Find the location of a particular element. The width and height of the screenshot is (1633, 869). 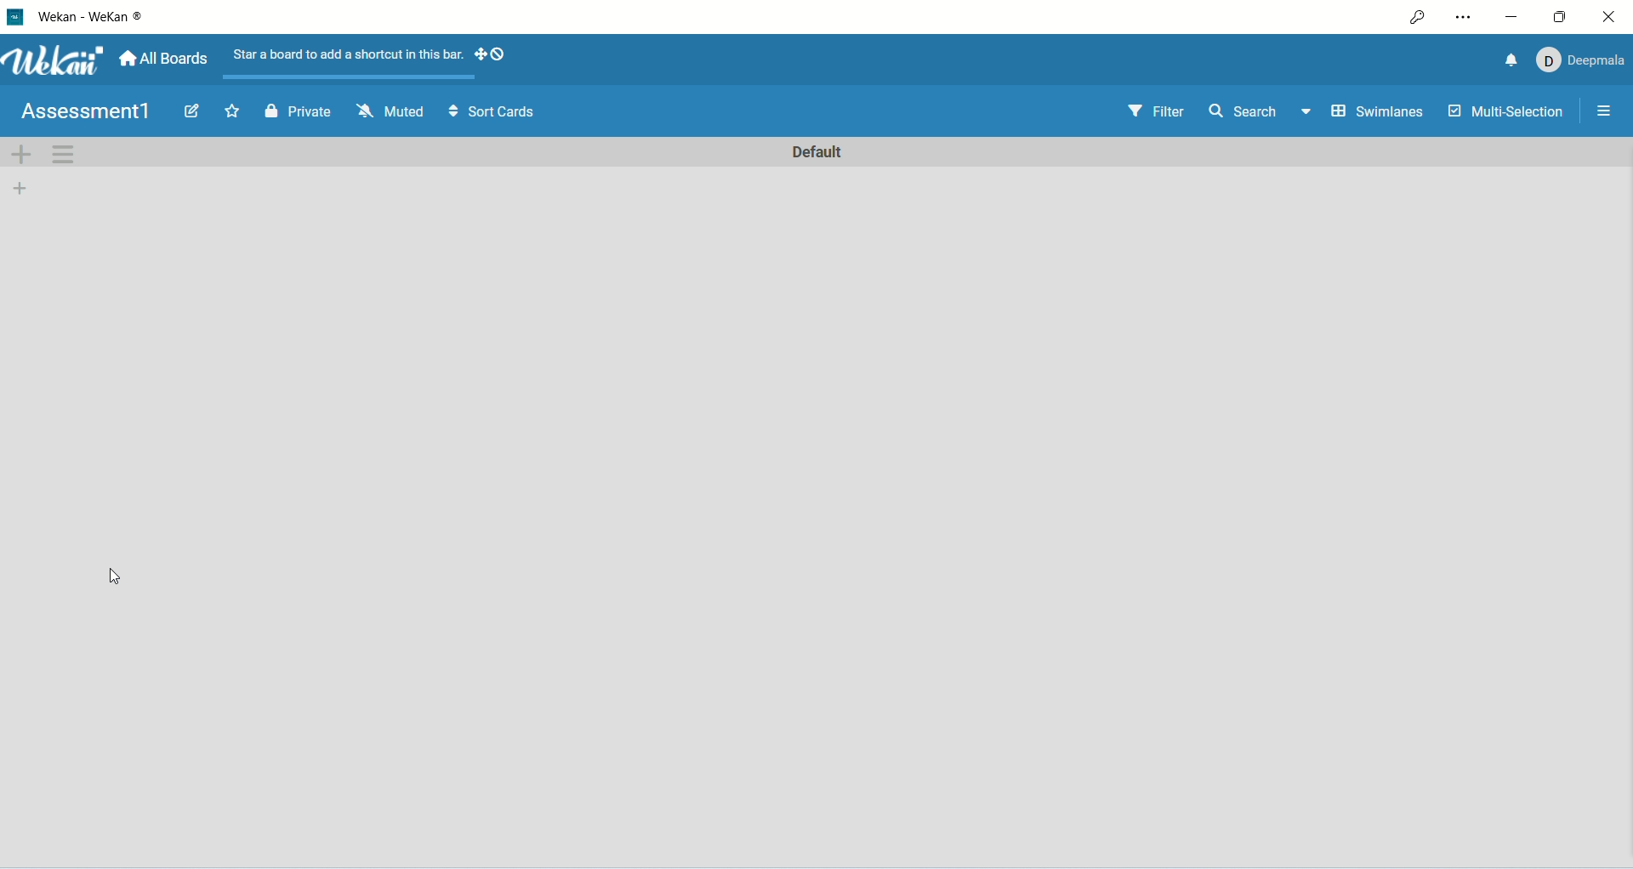

logo is located at coordinates (15, 18).